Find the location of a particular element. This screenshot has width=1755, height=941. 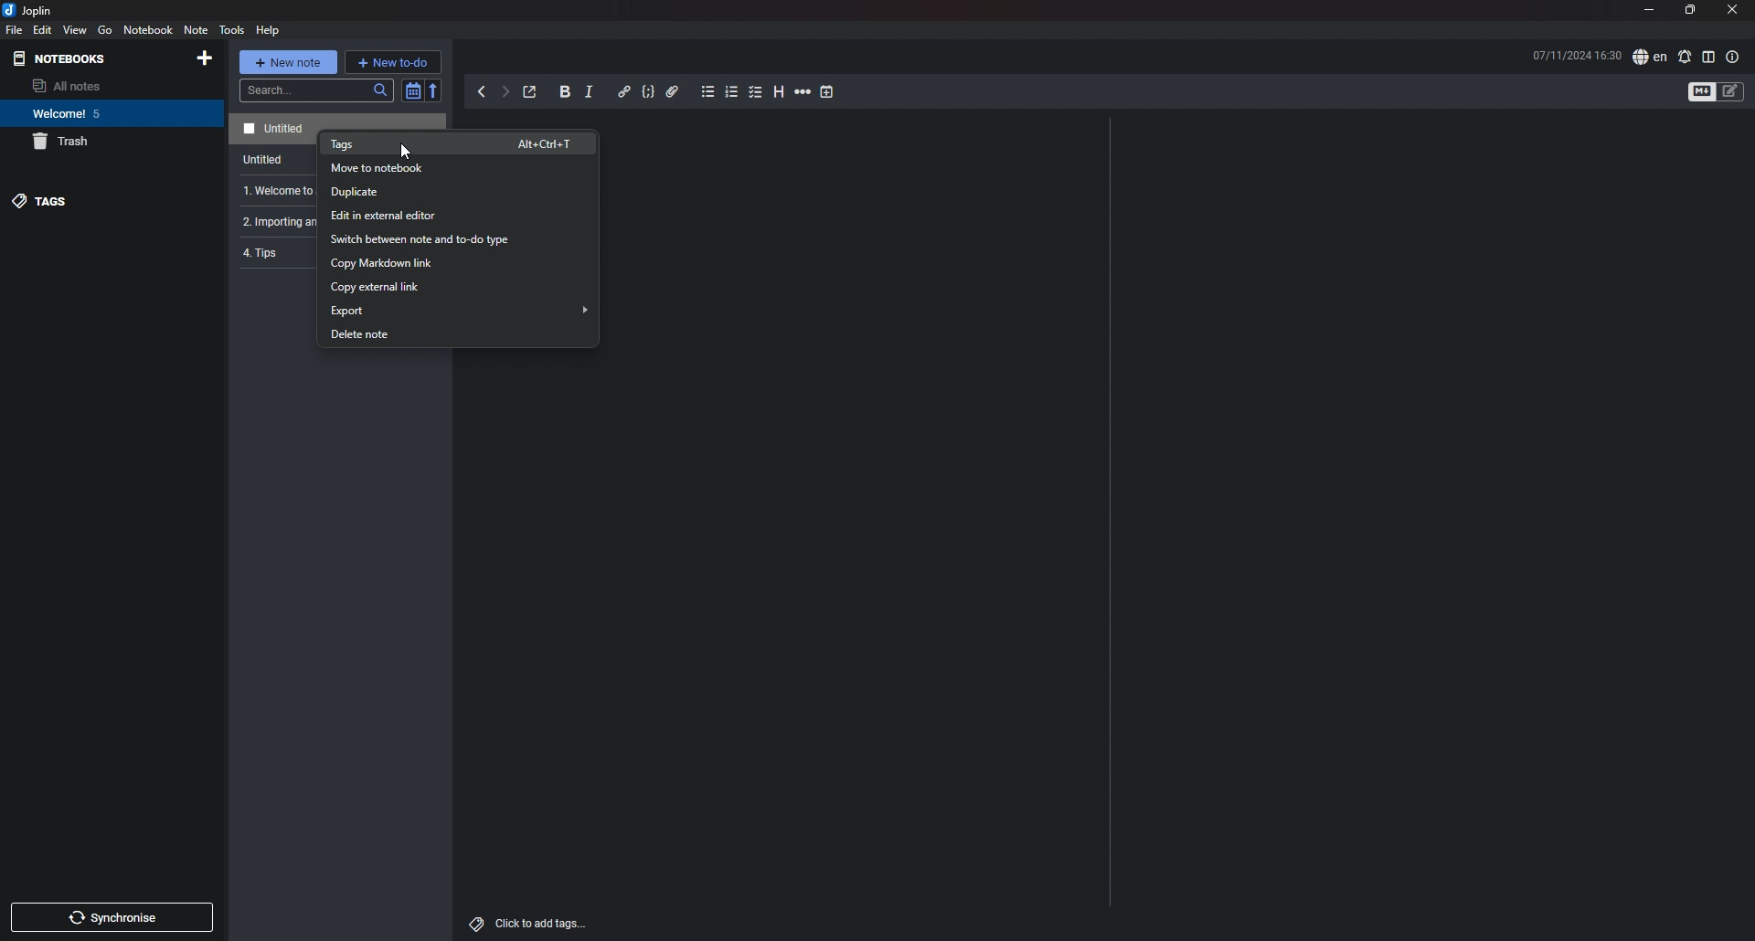

checkbox is located at coordinates (756, 92).